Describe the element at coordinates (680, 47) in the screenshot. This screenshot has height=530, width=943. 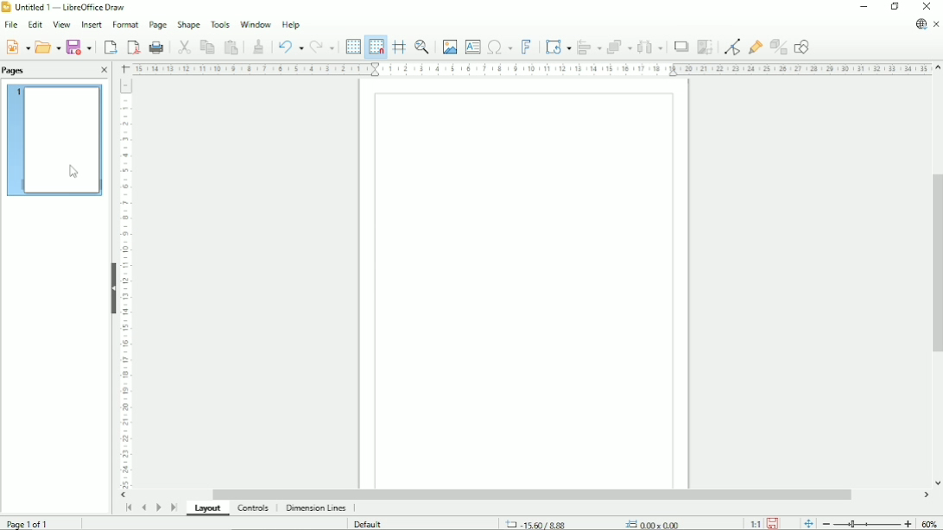
I see `Shadow` at that location.